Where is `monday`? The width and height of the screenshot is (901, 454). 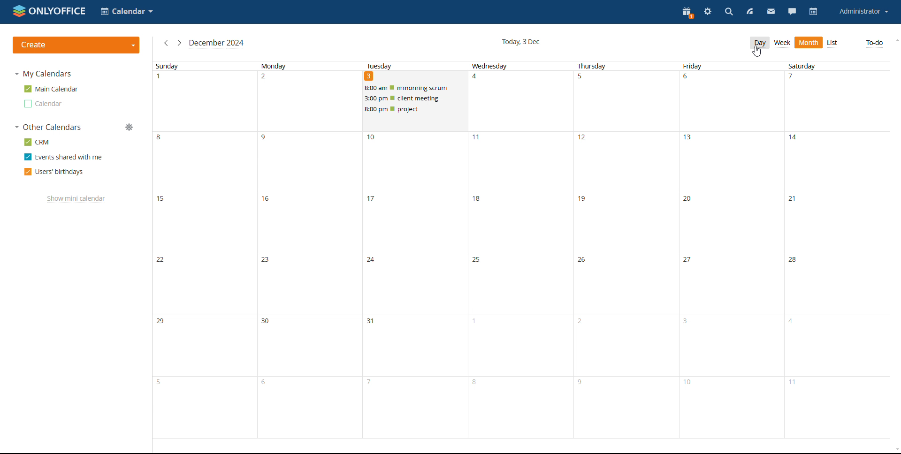
monday is located at coordinates (311, 250).